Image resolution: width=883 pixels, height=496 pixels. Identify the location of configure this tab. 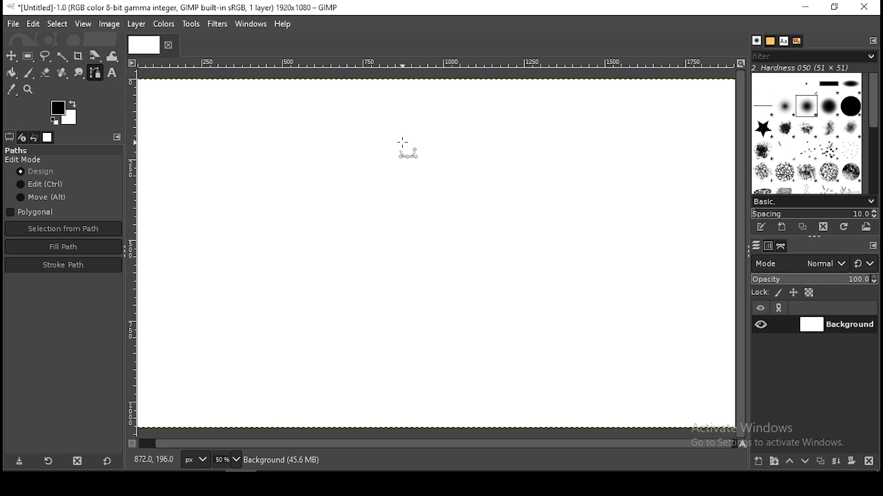
(875, 245).